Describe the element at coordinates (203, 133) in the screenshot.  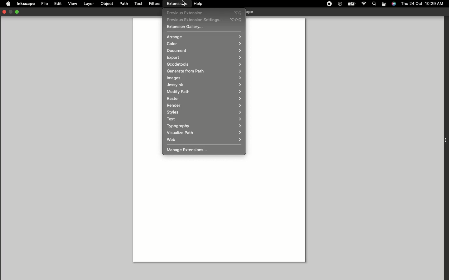
I see `Visualize path` at that location.